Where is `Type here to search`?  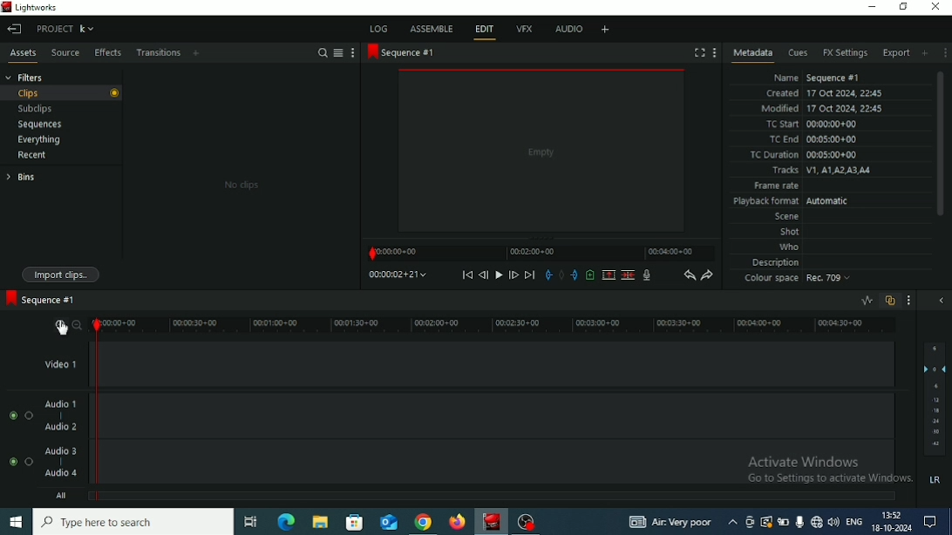
Type here to search is located at coordinates (133, 521).